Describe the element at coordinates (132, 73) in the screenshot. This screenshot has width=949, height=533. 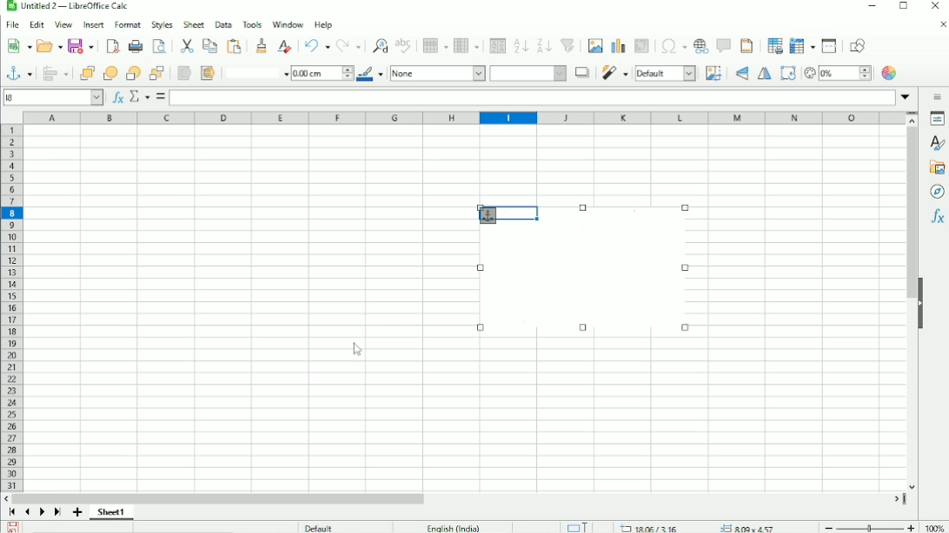
I see `back one` at that location.